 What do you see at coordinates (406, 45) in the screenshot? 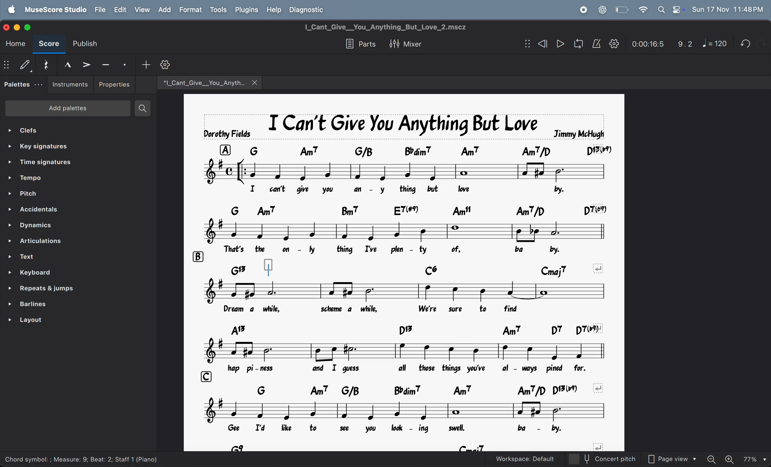
I see `mixer` at bounding box center [406, 45].